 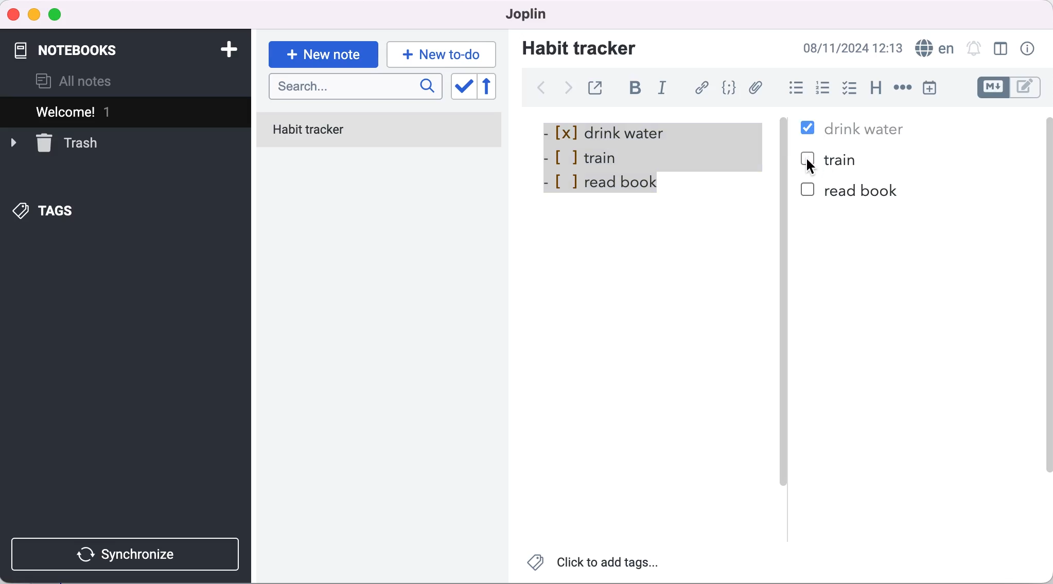 I want to click on train, so click(x=845, y=161).